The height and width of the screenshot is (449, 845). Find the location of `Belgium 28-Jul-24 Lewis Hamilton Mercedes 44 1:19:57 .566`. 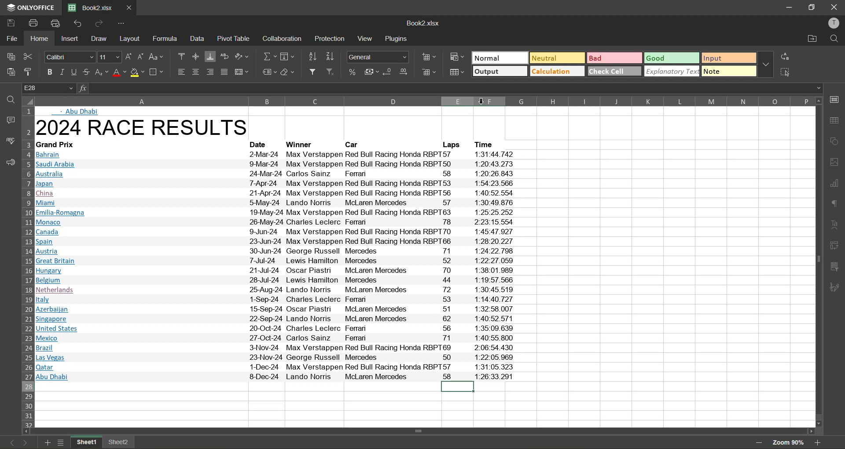

Belgium 28-Jul-24 Lewis Hamilton Mercedes 44 1:19:57 .566 is located at coordinates (276, 280).